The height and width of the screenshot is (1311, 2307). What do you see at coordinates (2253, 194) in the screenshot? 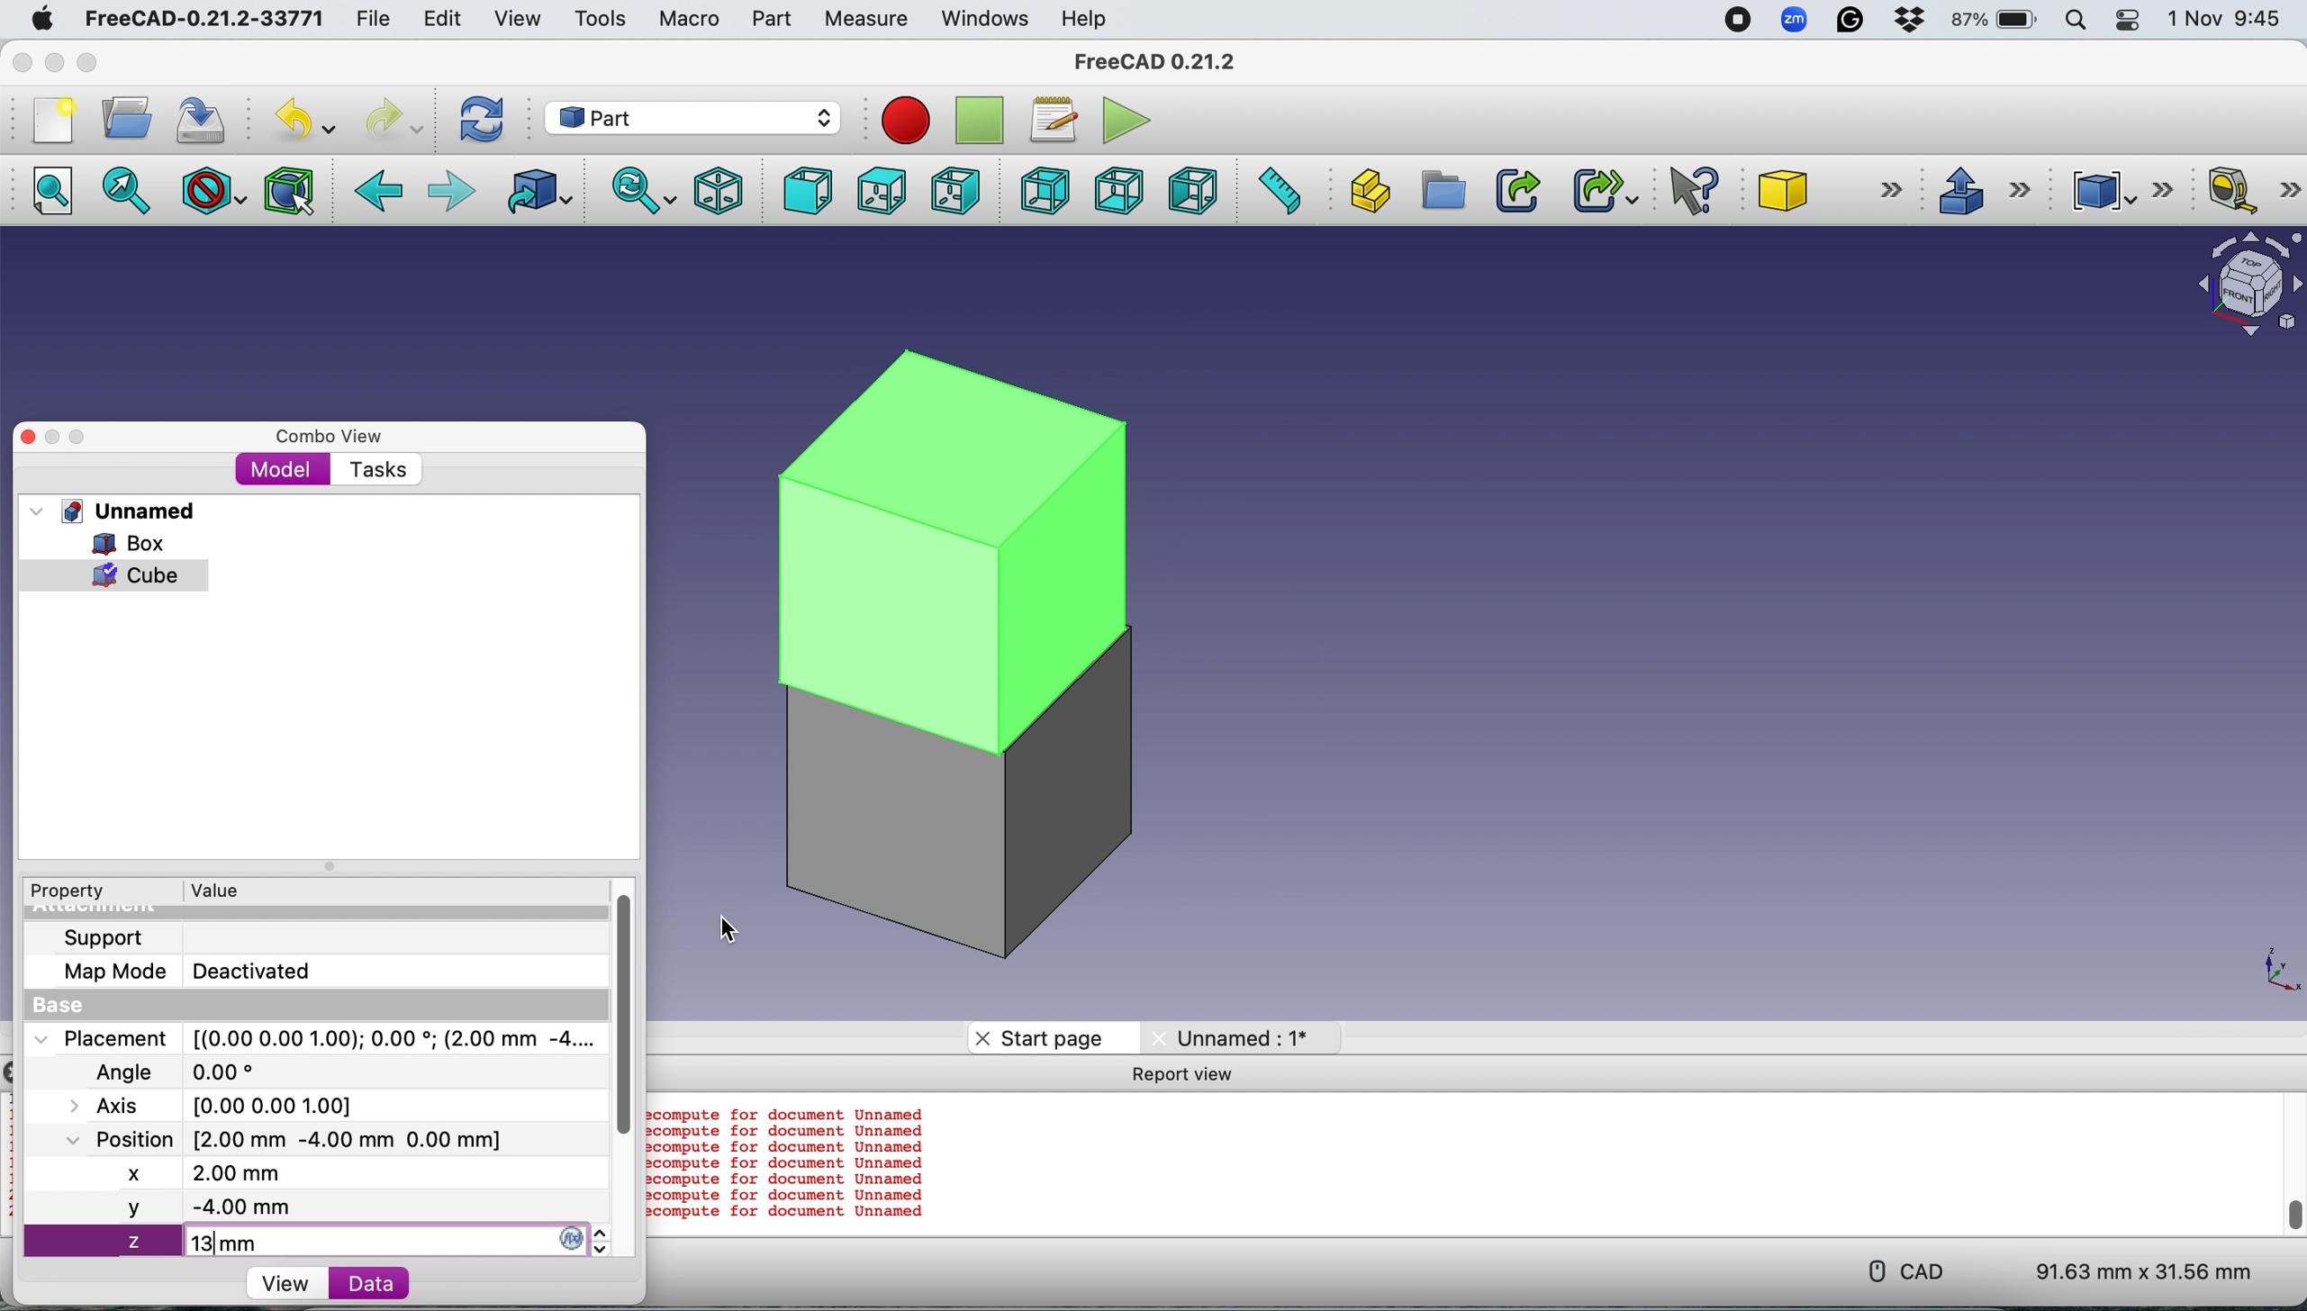
I see `Measure linear` at bounding box center [2253, 194].